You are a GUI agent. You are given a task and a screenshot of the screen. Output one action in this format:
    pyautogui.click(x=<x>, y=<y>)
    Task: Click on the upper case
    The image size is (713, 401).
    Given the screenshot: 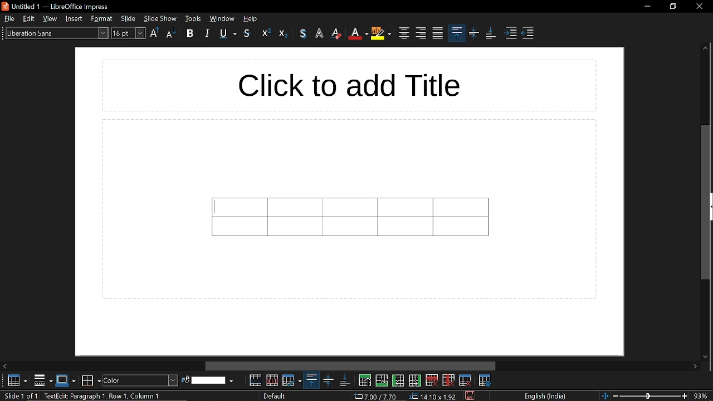 What is the action you would take?
    pyautogui.click(x=154, y=32)
    